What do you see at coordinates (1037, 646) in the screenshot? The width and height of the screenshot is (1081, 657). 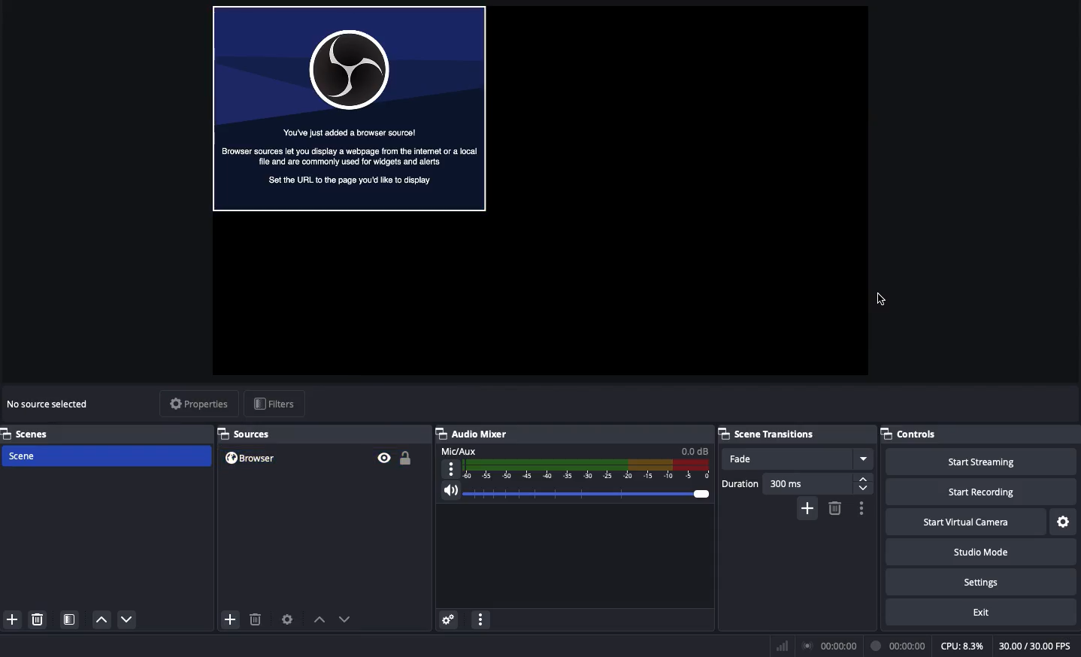 I see `FPS` at bounding box center [1037, 646].